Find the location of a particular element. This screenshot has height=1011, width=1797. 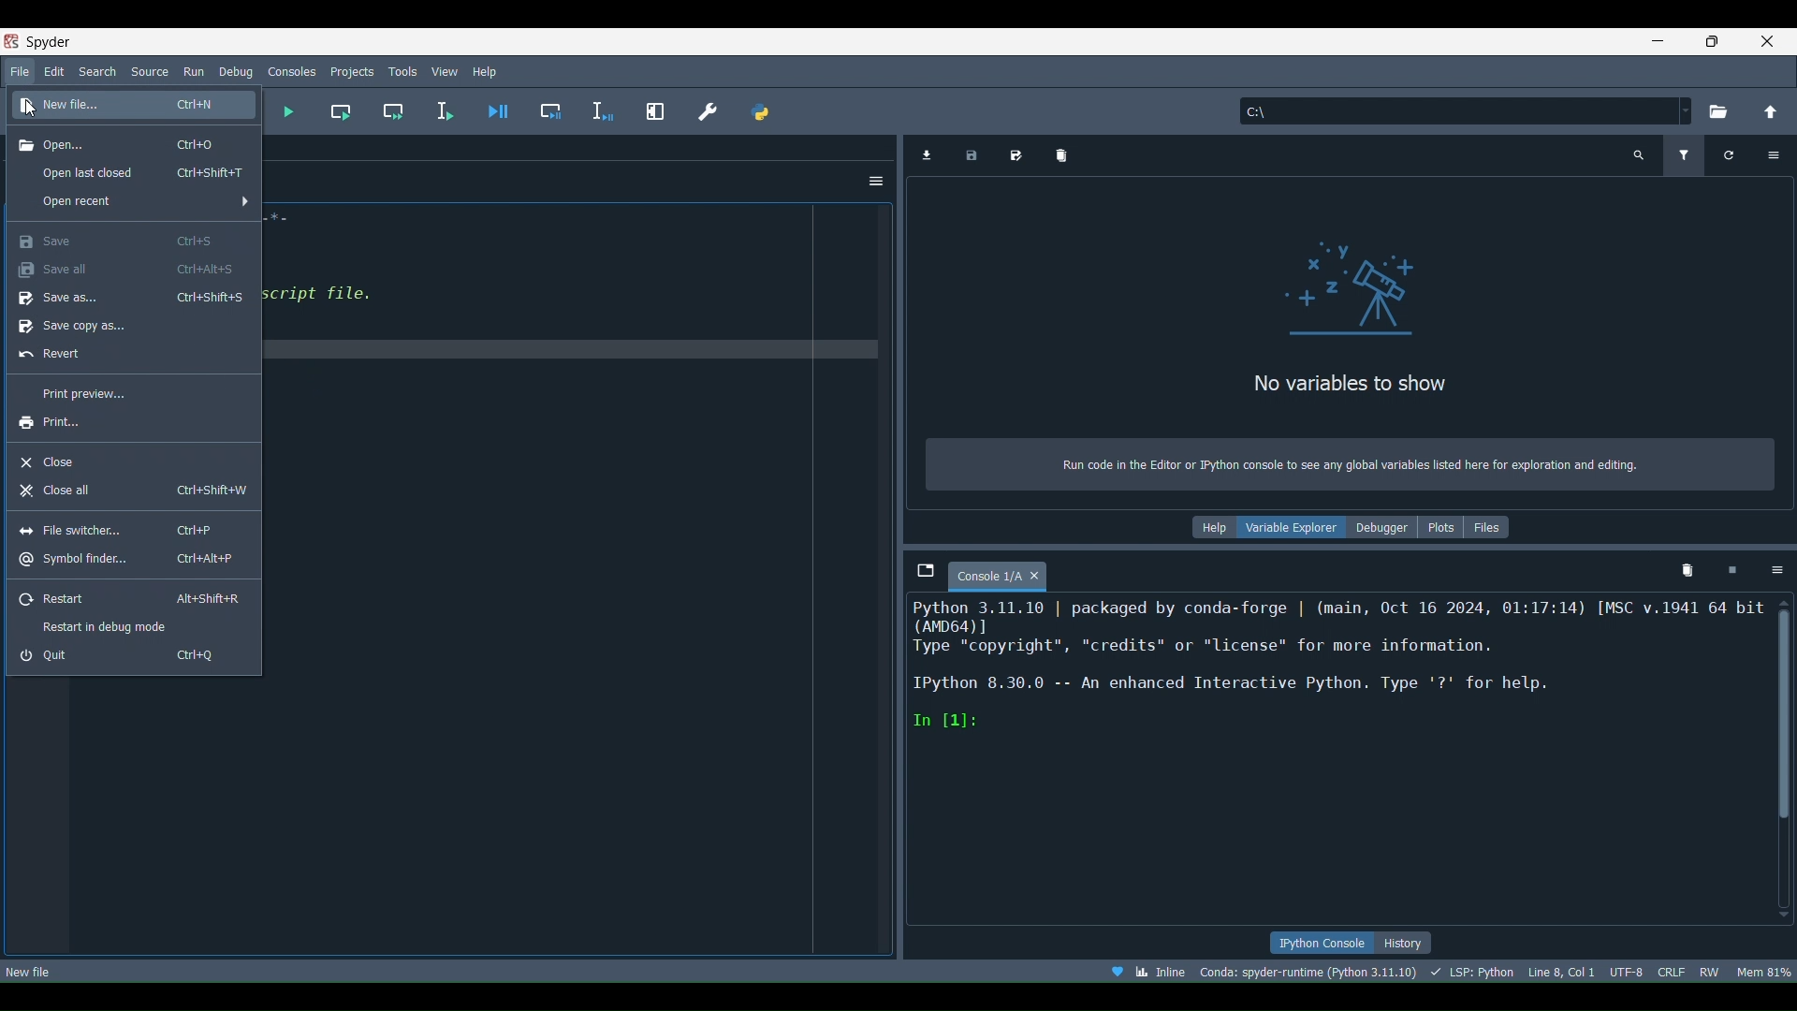

File switcher is located at coordinates (126, 524).